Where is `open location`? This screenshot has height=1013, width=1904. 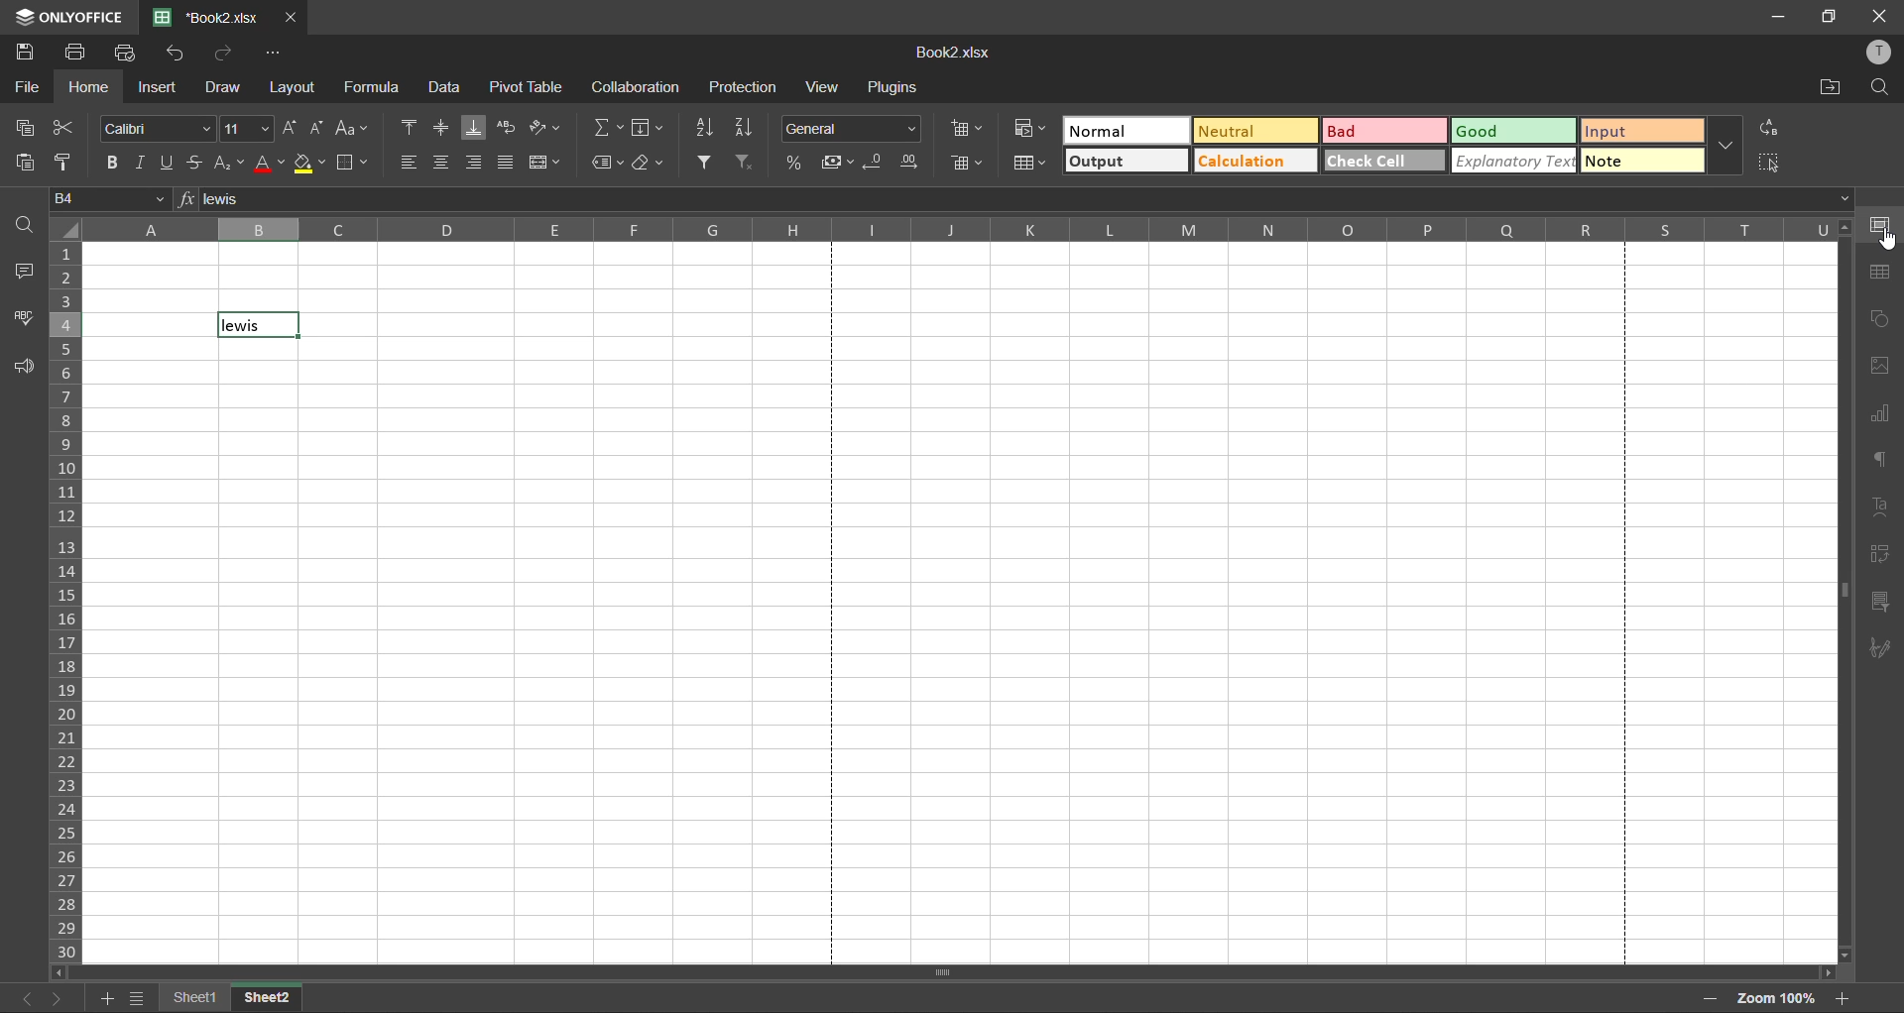
open location is located at coordinates (1831, 89).